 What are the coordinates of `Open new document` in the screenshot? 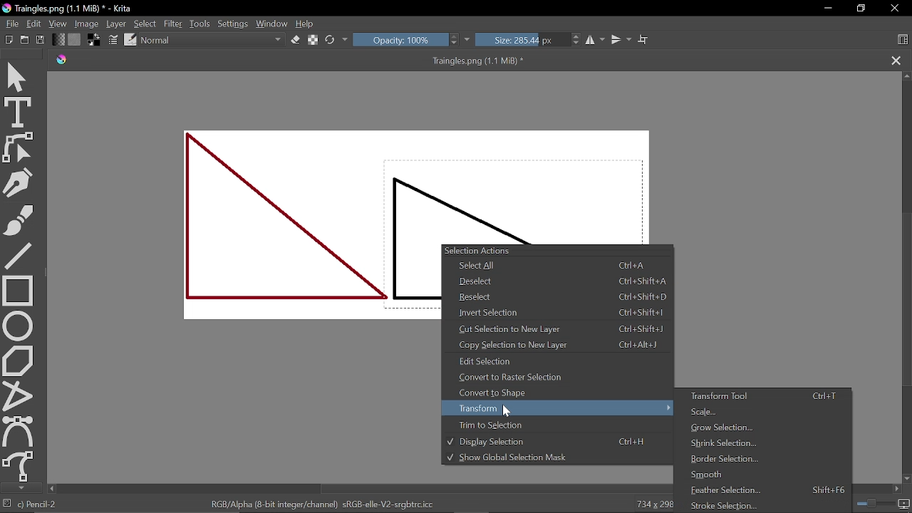 It's located at (9, 40).